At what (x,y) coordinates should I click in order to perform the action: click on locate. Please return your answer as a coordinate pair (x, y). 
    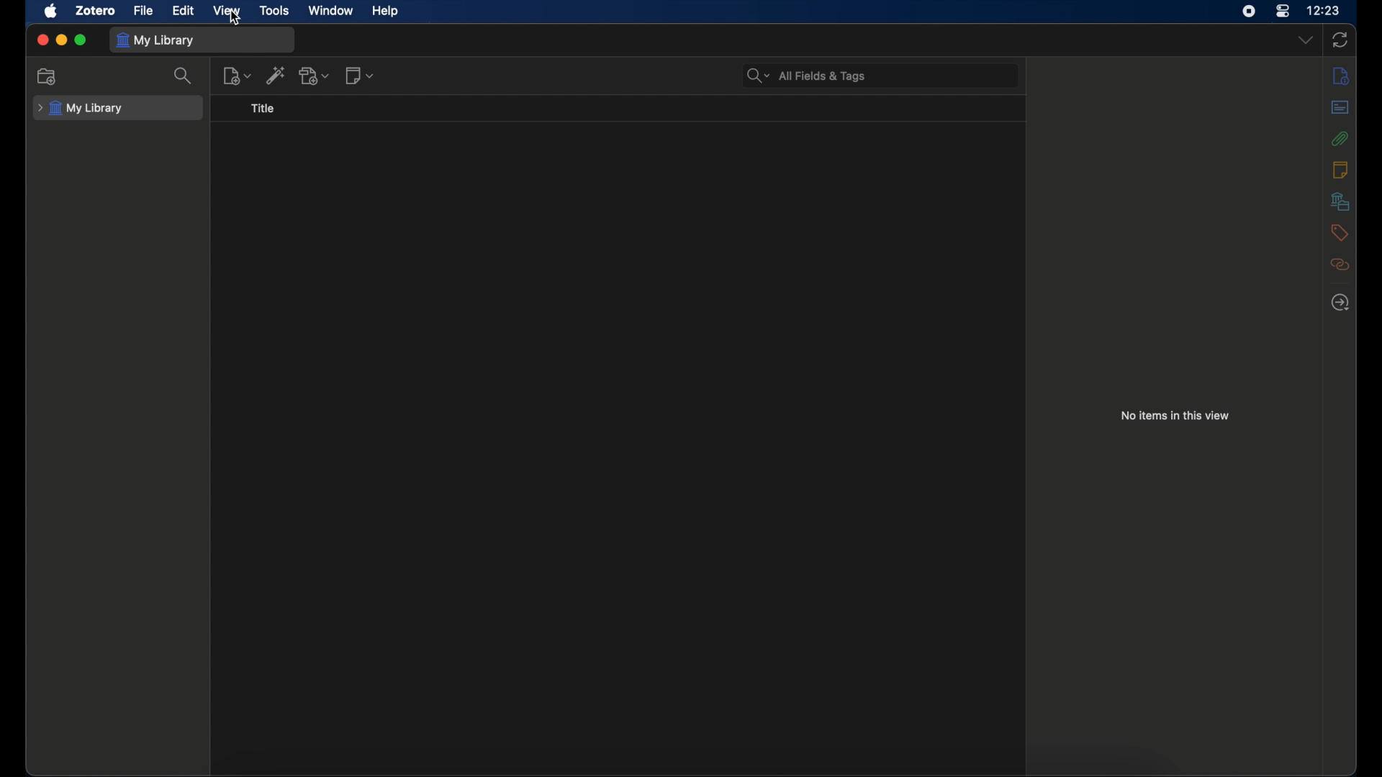
    Looking at the image, I should click on (1340, 303).